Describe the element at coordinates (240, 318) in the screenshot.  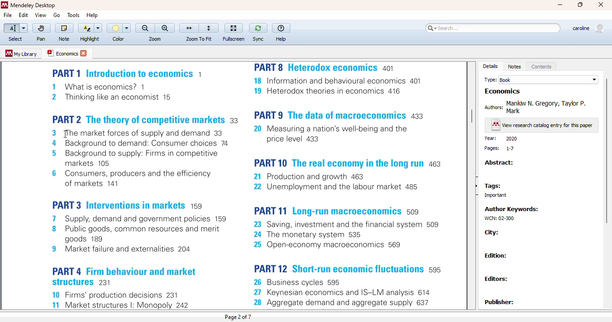
I see `Page 2 of 7` at that location.